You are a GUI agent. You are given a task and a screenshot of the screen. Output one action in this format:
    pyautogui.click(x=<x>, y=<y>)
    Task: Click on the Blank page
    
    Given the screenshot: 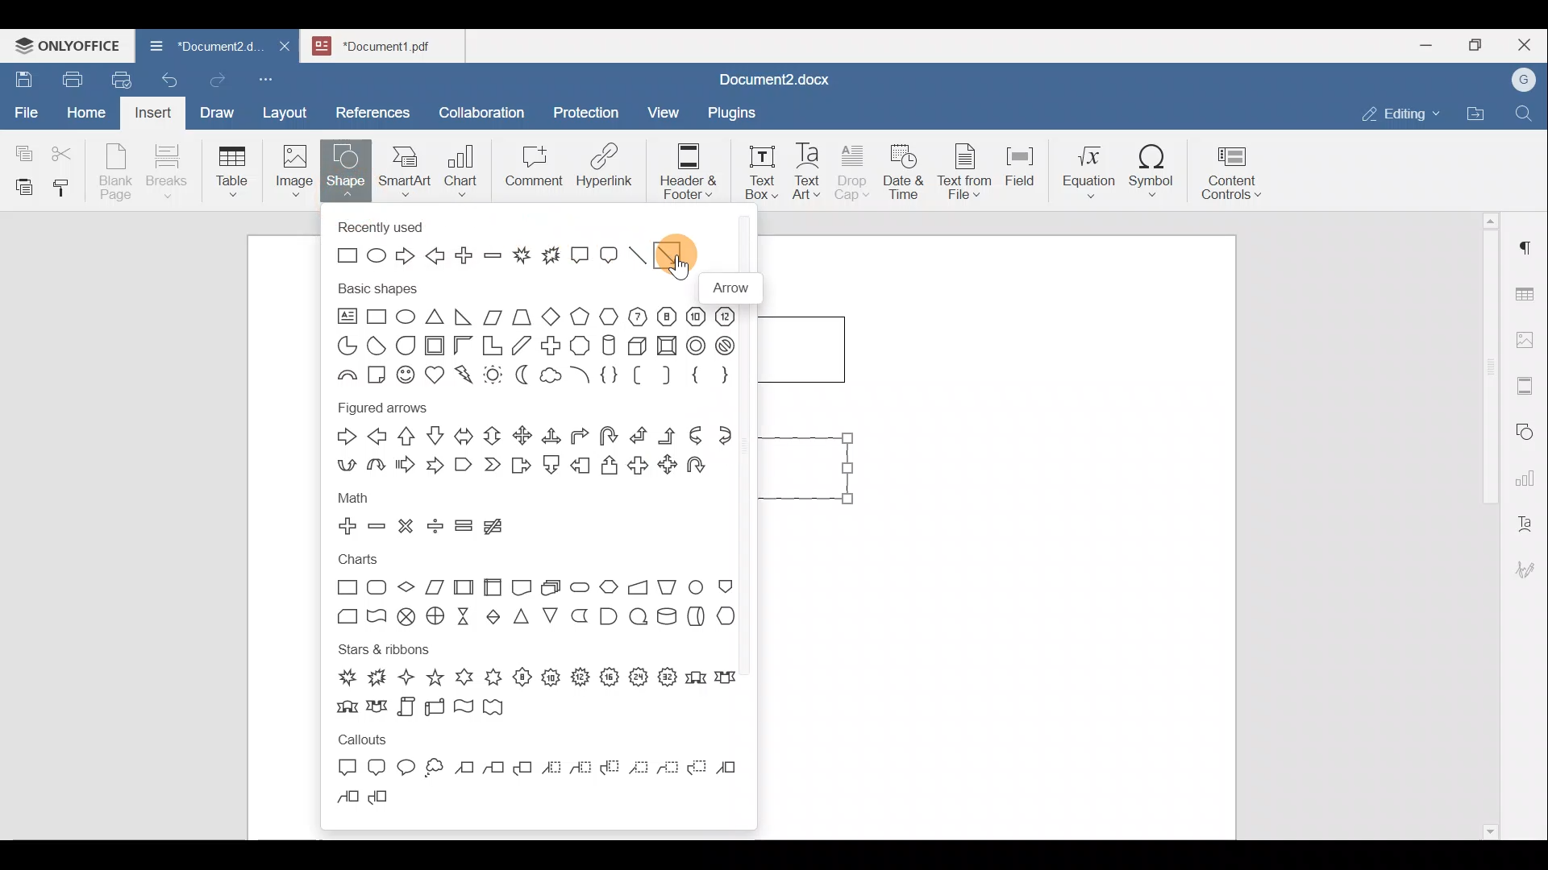 What is the action you would take?
    pyautogui.click(x=118, y=172)
    